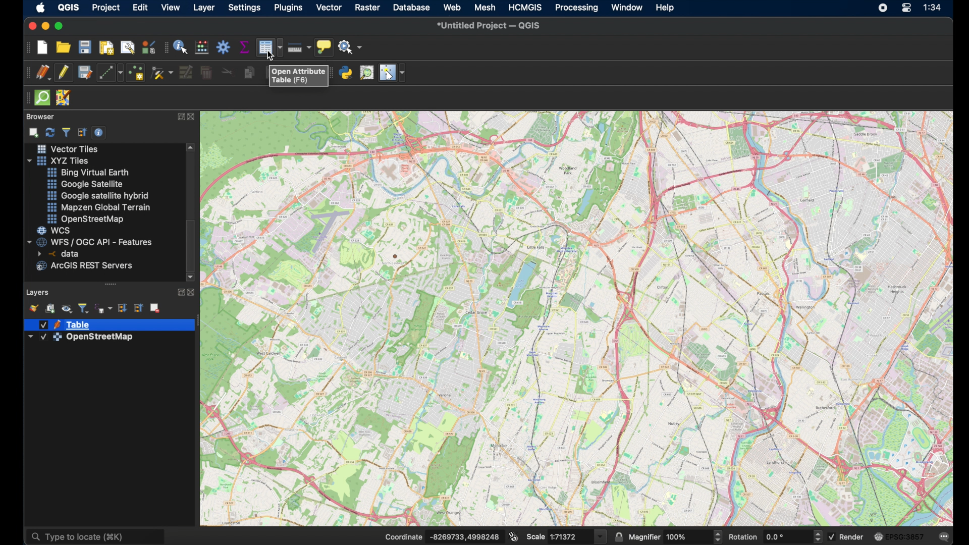 The image size is (969, 545). What do you see at coordinates (84, 72) in the screenshot?
I see `save edits ` at bounding box center [84, 72].